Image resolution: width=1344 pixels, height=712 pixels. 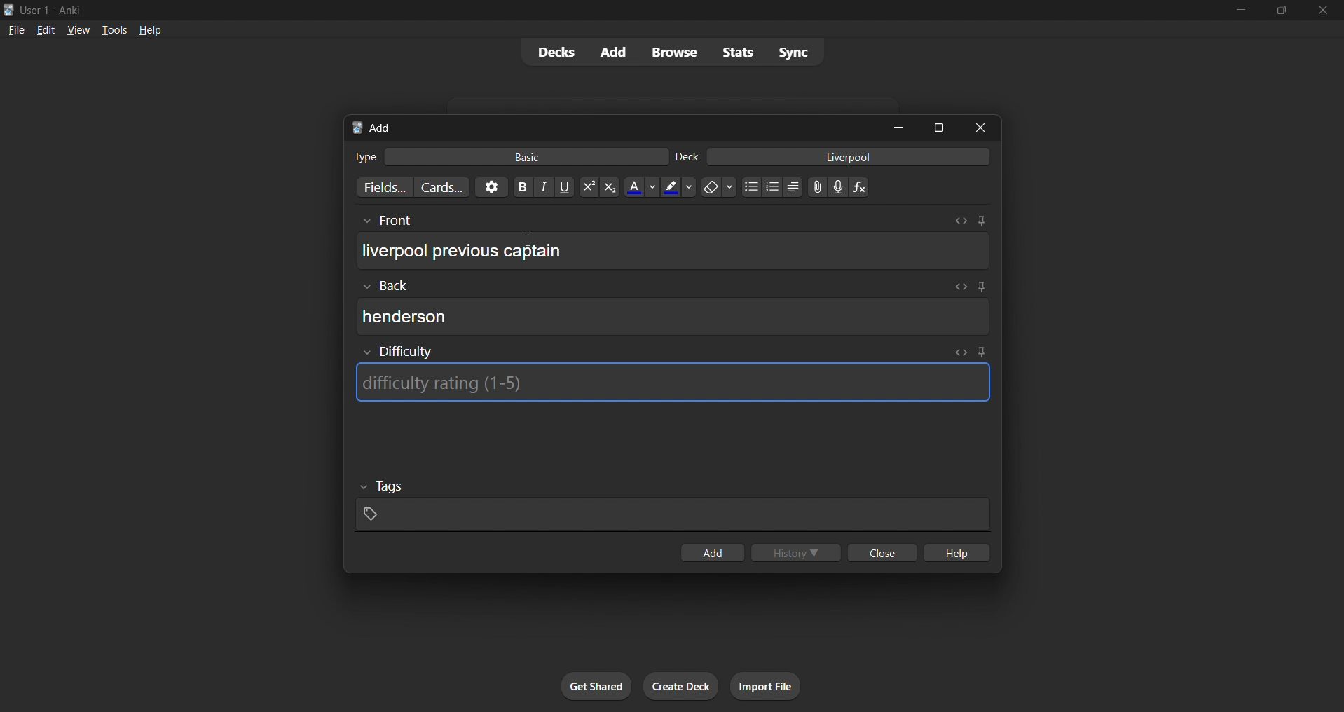 I want to click on multilevel list, so click(x=794, y=189).